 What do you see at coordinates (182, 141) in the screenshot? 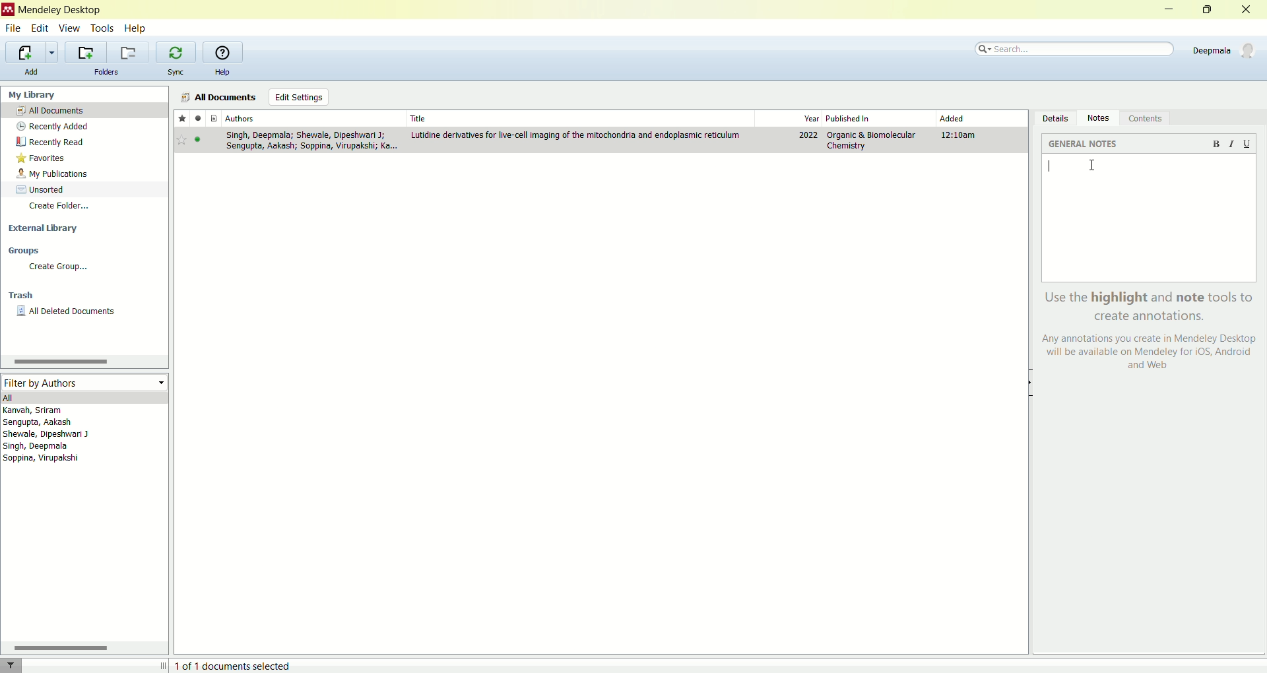
I see `Bookmark` at bounding box center [182, 141].